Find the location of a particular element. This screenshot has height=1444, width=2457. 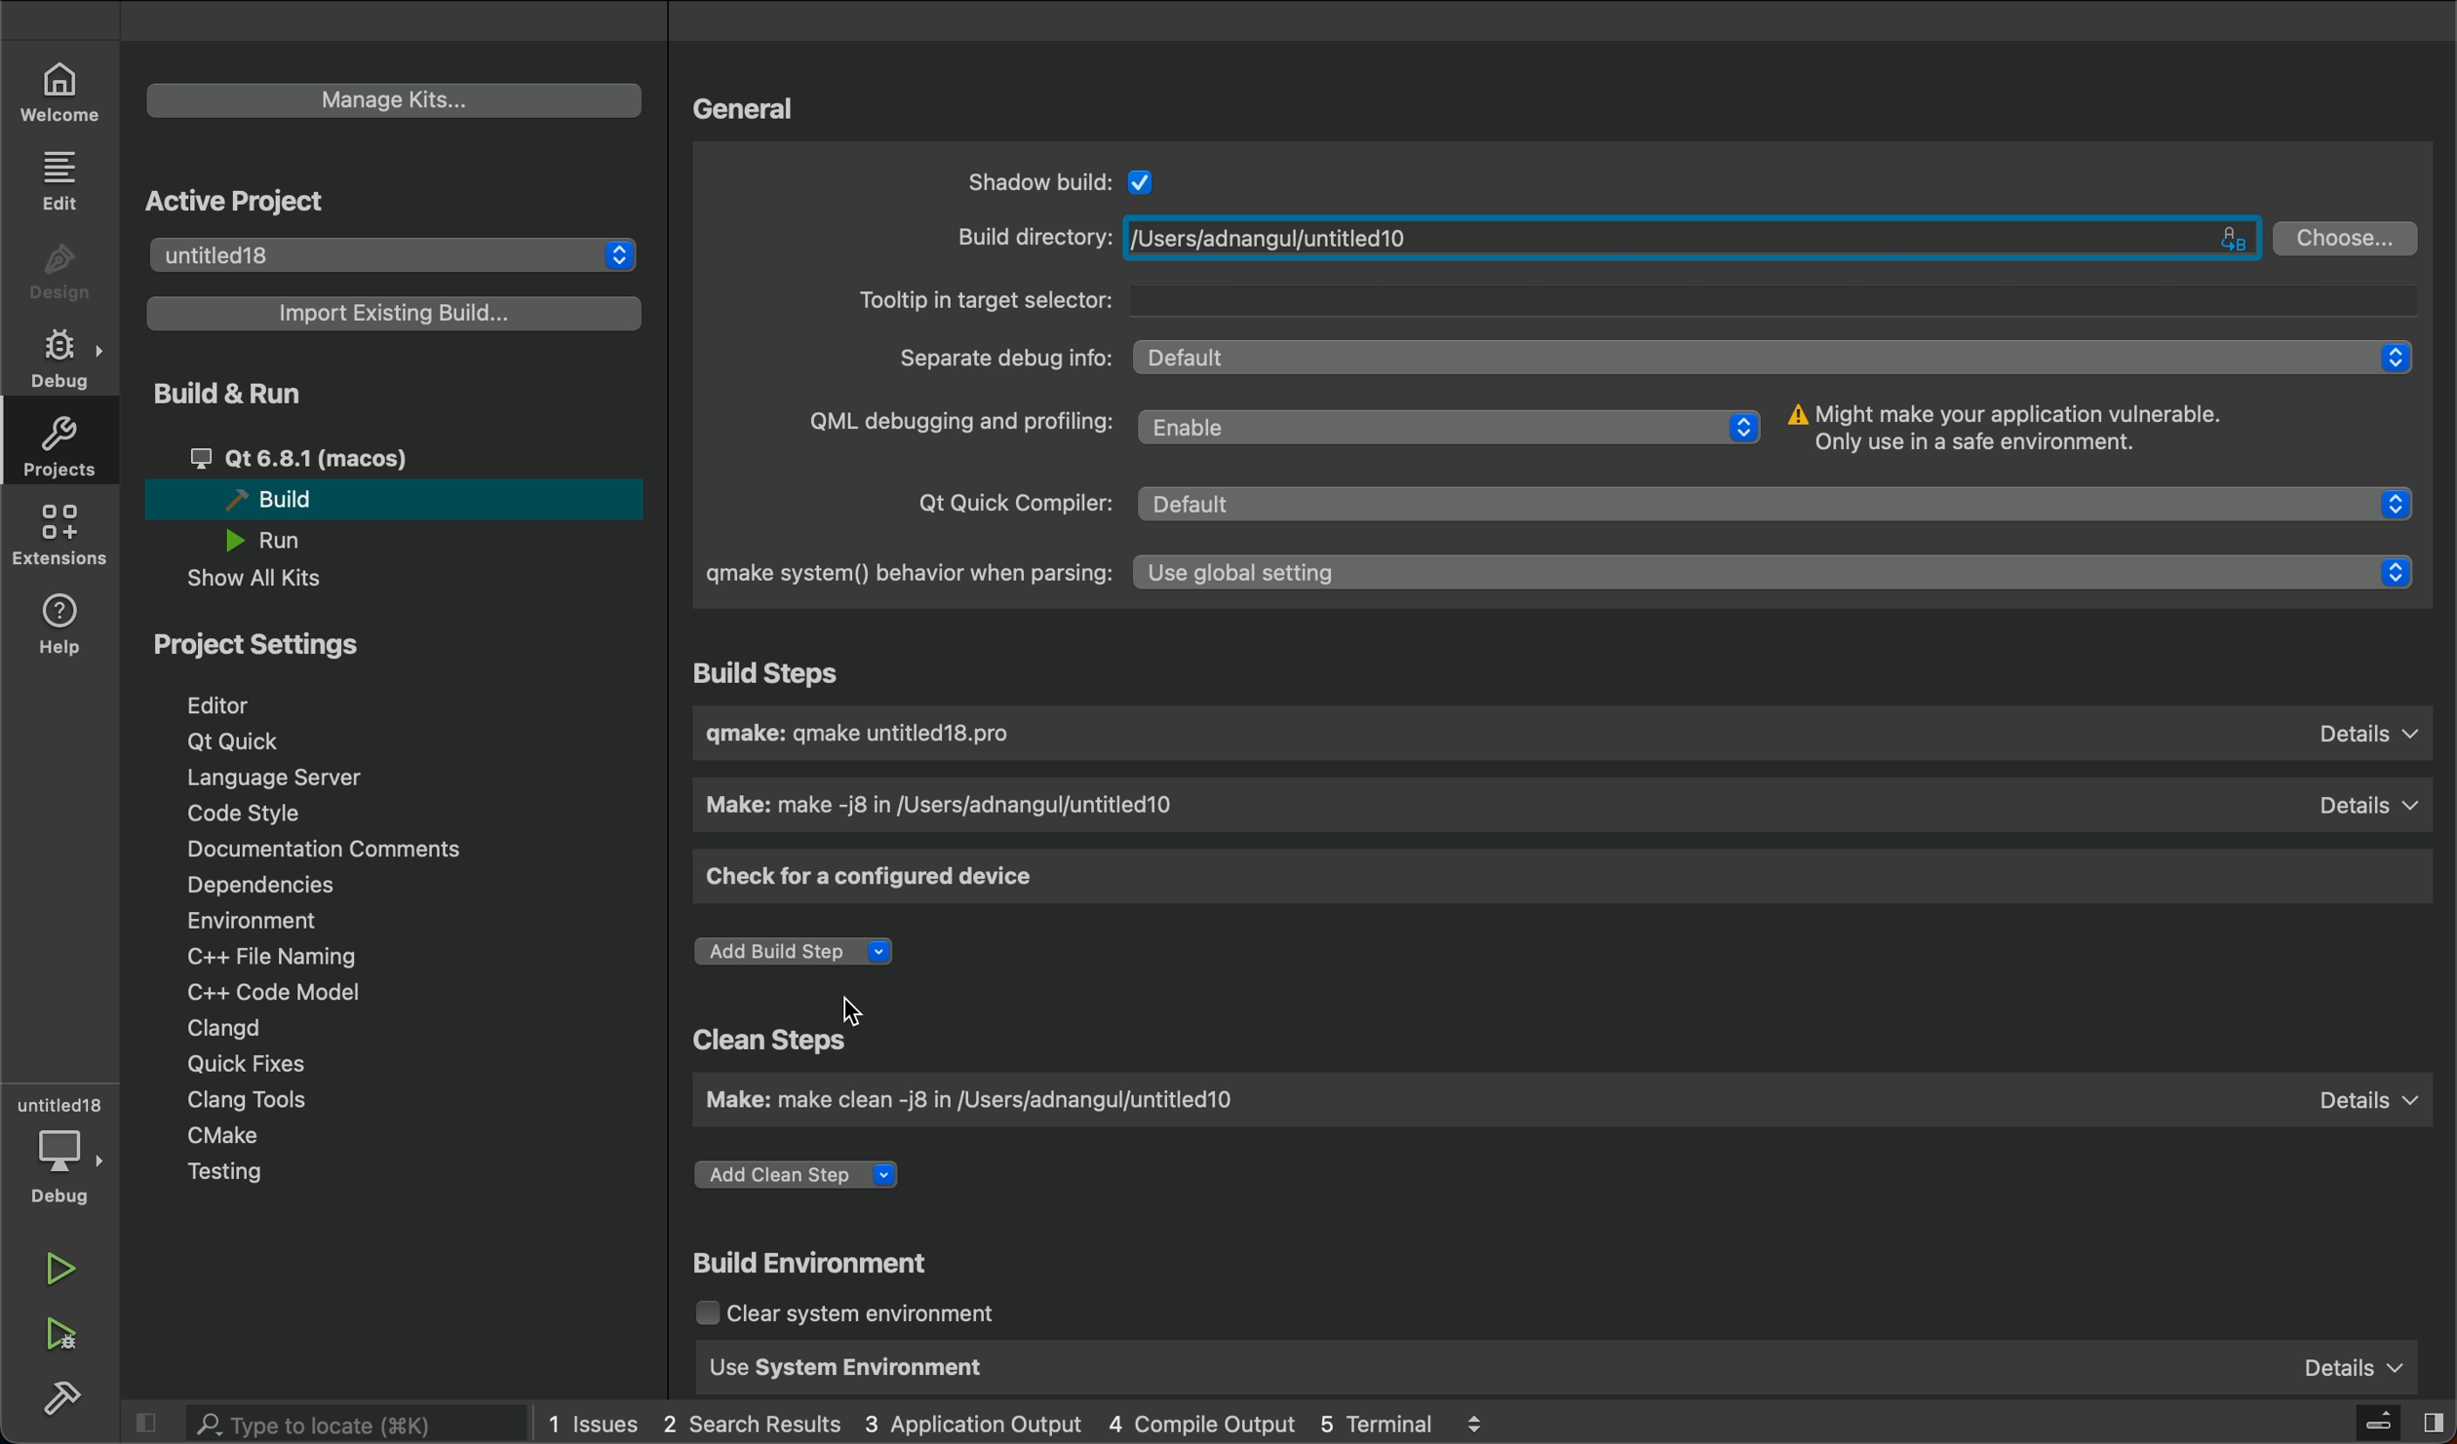

projects is located at coordinates (62, 451).